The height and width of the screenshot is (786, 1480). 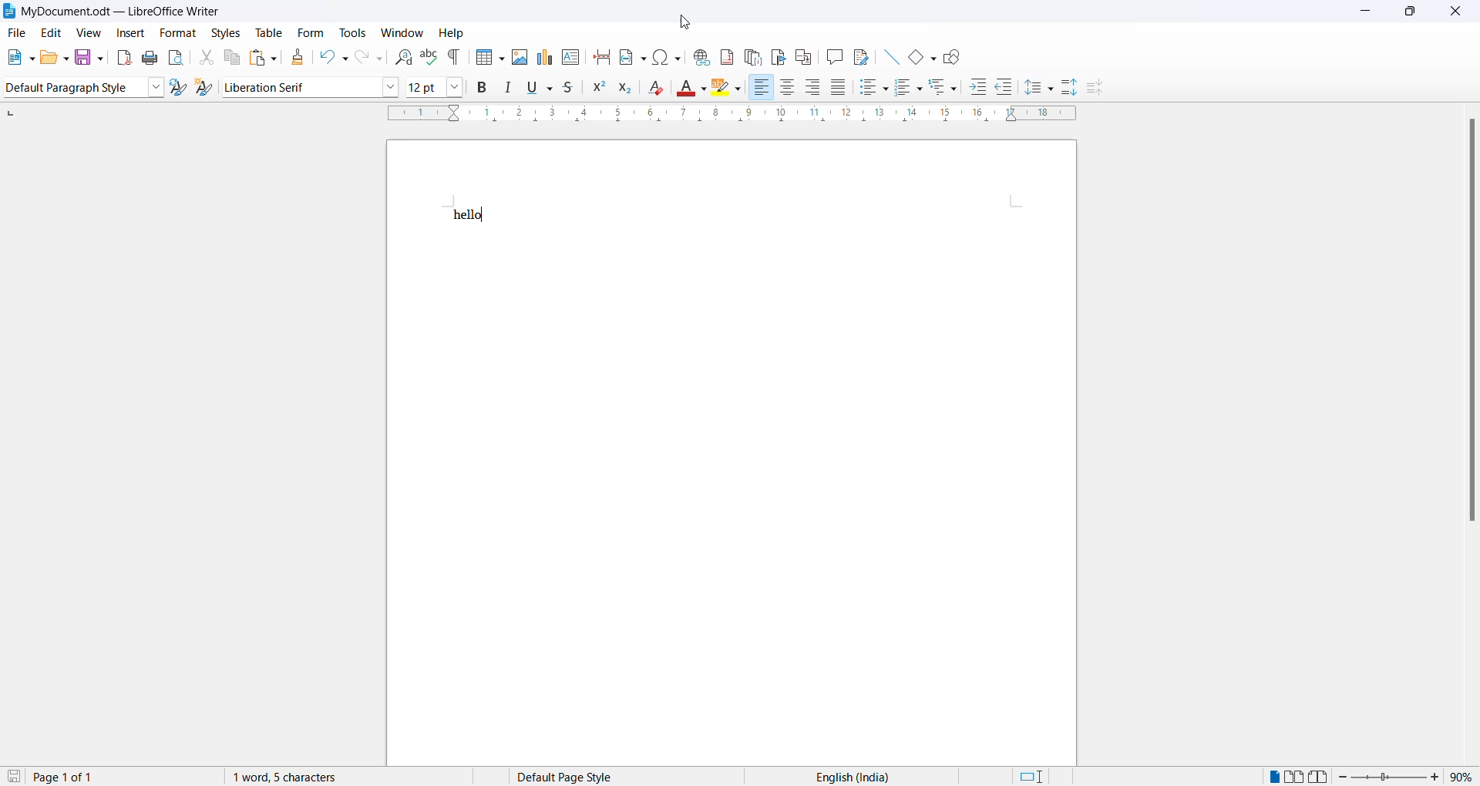 I want to click on hello, so click(x=469, y=216).